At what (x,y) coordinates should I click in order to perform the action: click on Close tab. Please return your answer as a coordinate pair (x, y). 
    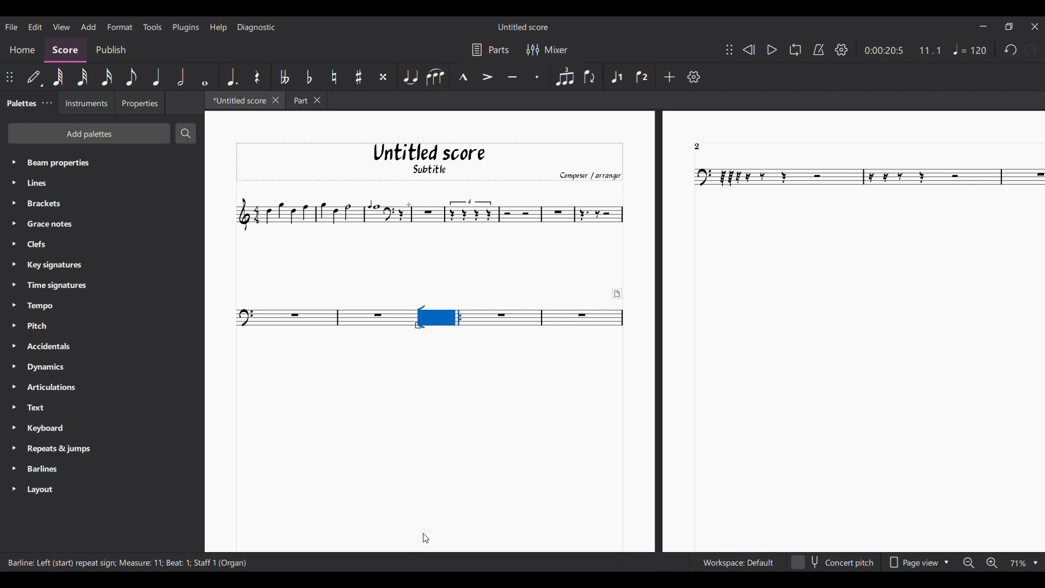
    Looking at the image, I should click on (275, 100).